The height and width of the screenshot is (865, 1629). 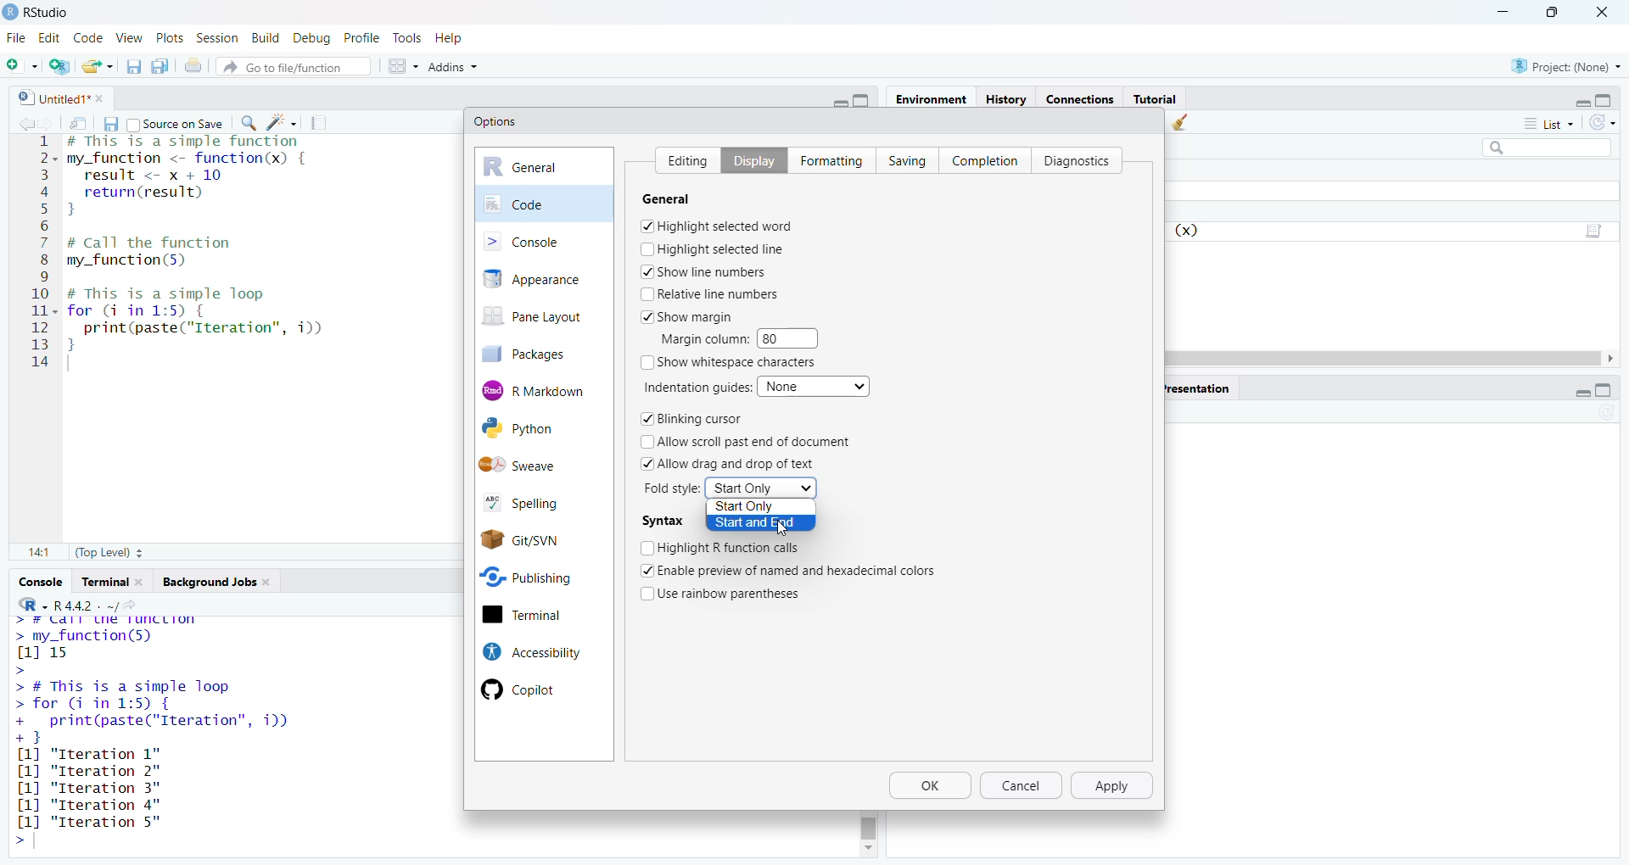 I want to click on saving, so click(x=901, y=159).